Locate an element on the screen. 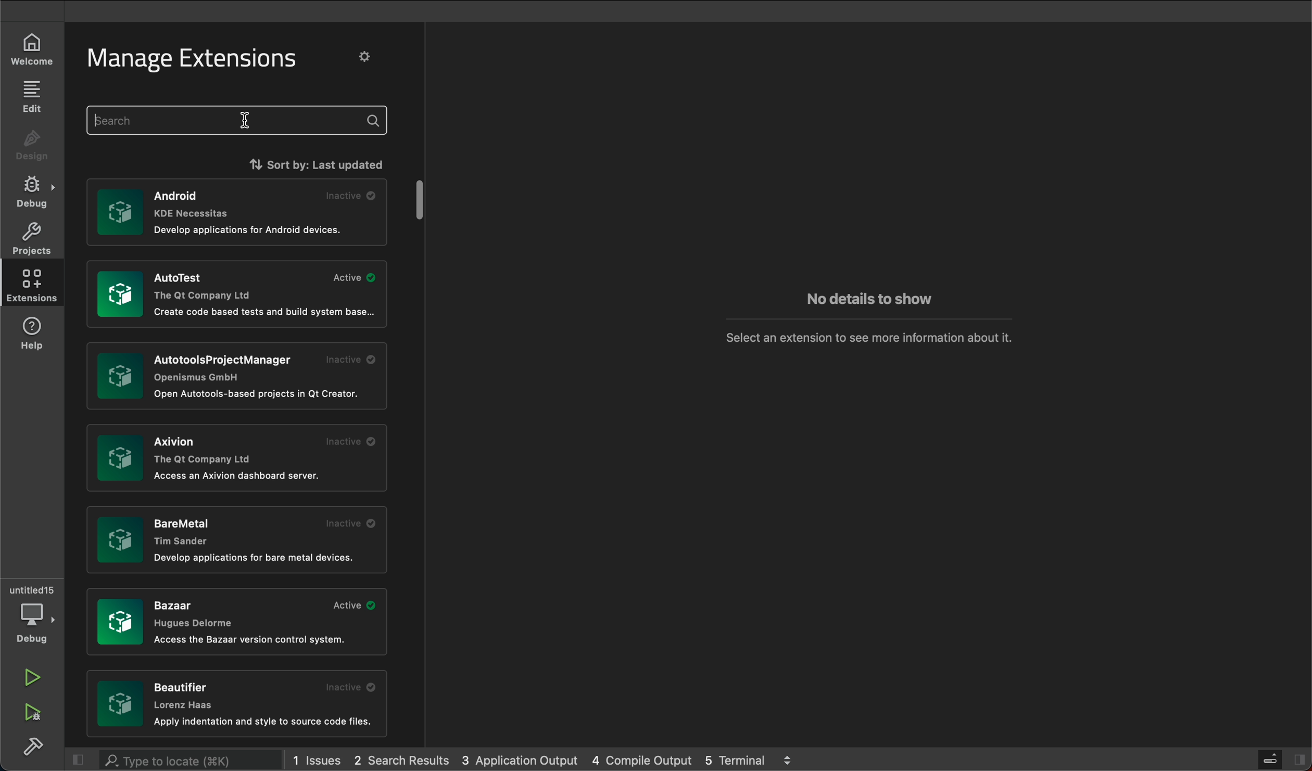 The height and width of the screenshot is (771, 1312). open sidebar is located at coordinates (1282, 760).